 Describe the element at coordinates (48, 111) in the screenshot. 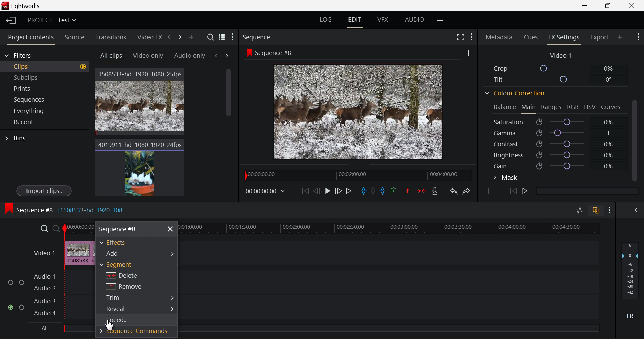

I see `Everything` at that location.